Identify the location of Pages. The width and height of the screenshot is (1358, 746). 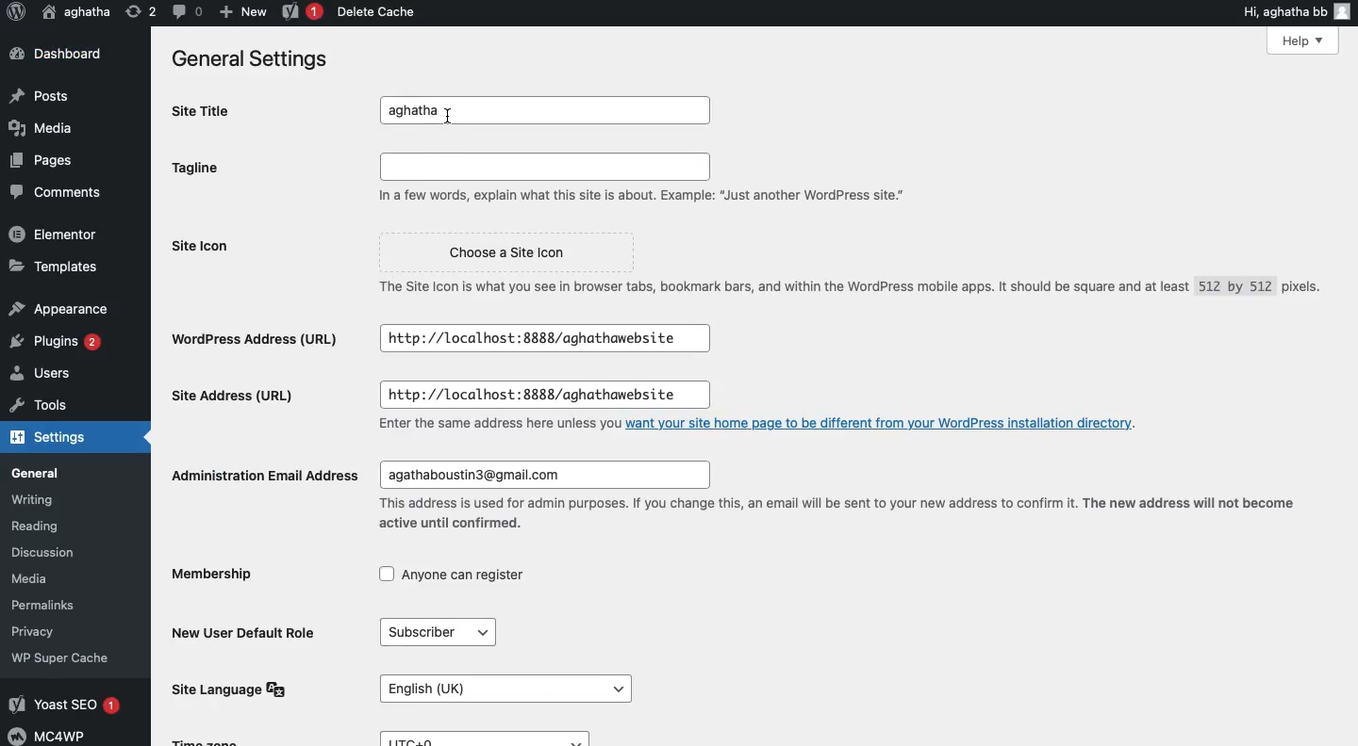
(41, 158).